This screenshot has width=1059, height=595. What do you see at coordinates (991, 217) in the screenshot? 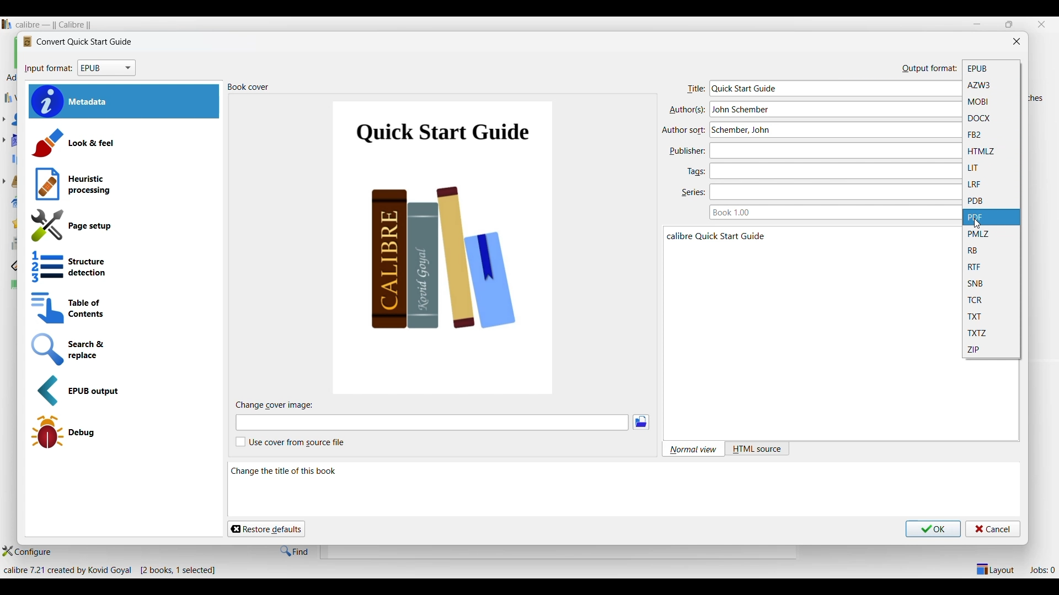
I see `PDF` at bounding box center [991, 217].